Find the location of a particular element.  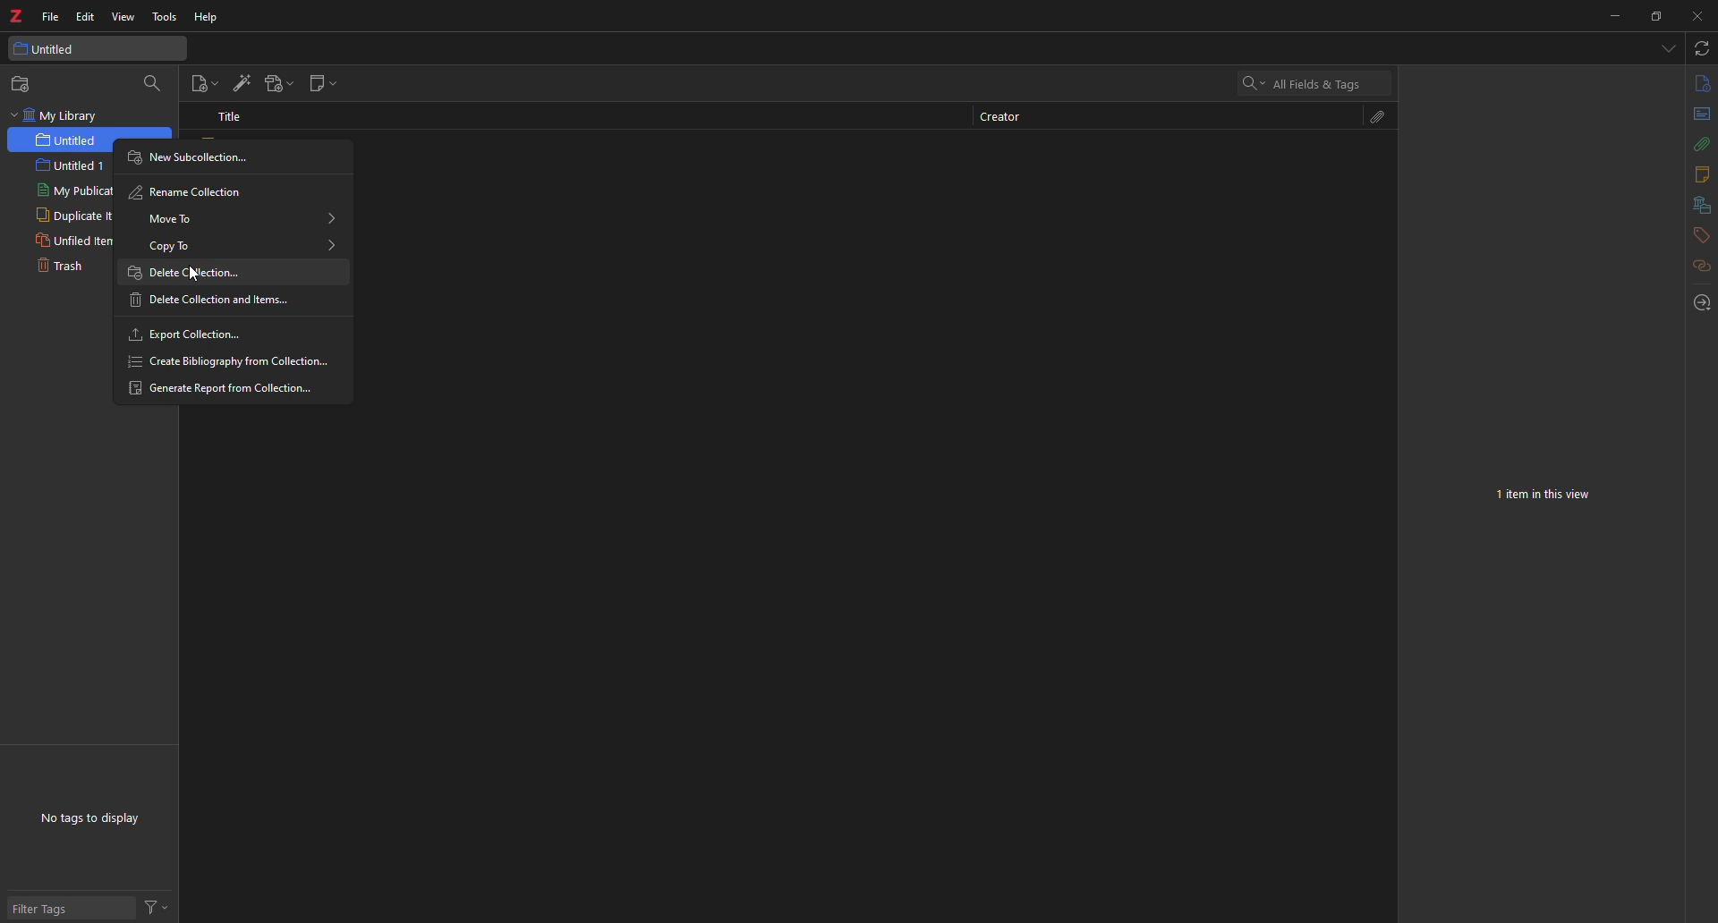

my library is located at coordinates (58, 115).